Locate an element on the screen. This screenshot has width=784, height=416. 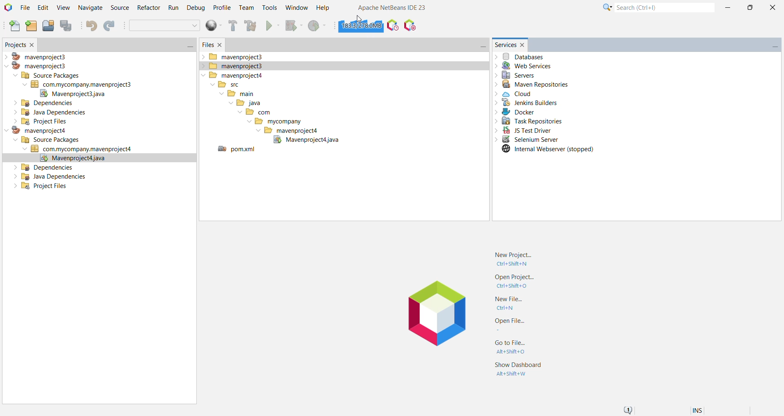
Debug Project is located at coordinates (293, 27).